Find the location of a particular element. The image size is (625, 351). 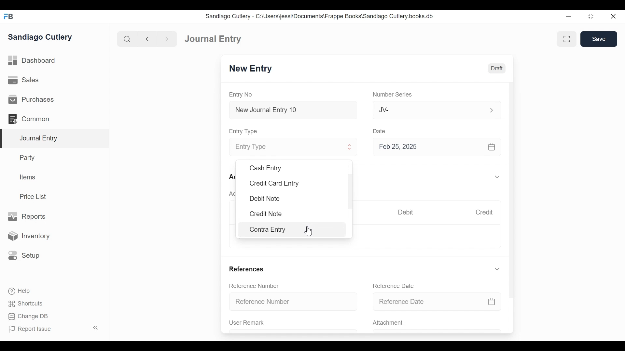

Sandiago Cutlery is located at coordinates (40, 37).